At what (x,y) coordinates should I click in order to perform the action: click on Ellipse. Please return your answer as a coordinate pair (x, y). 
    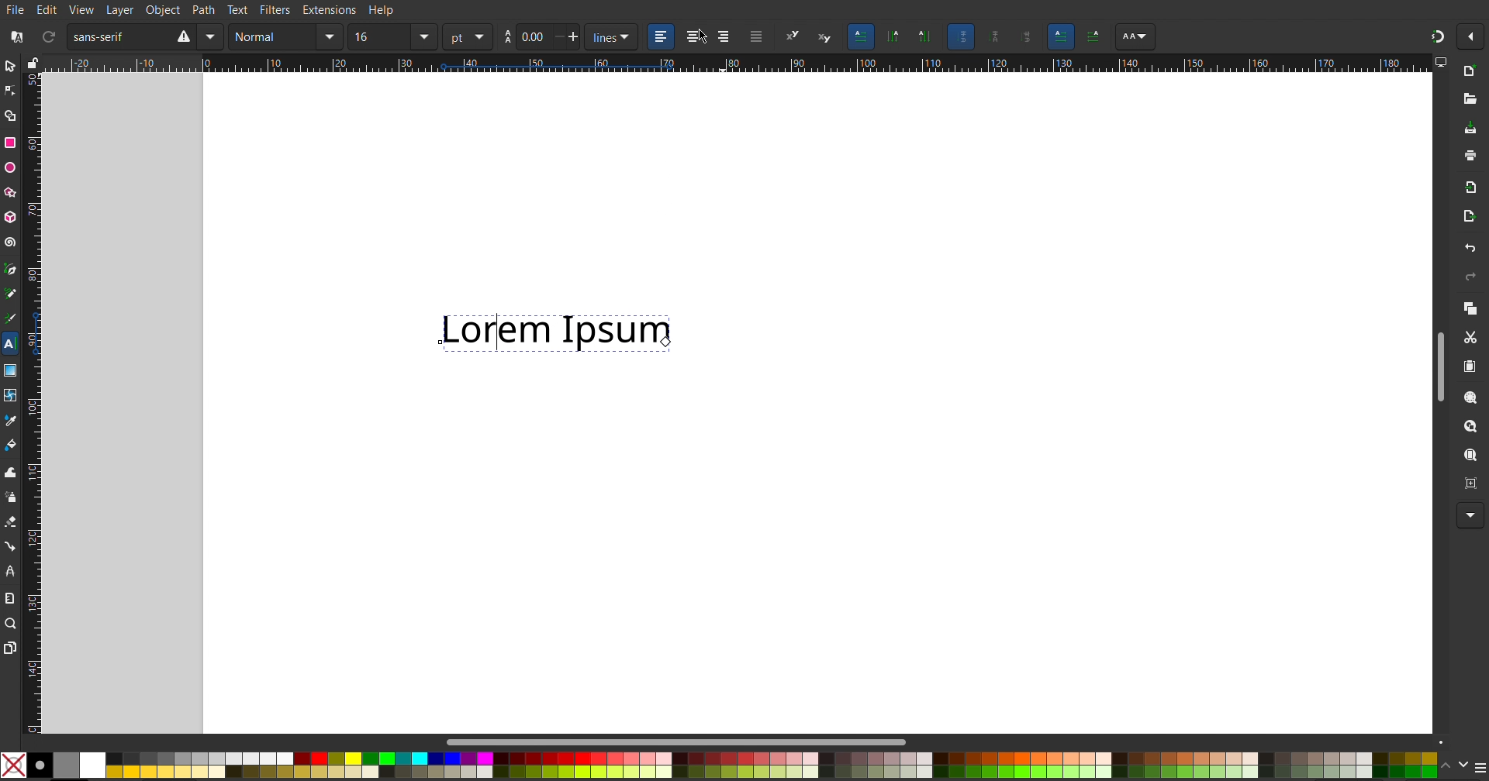
    Looking at the image, I should click on (11, 169).